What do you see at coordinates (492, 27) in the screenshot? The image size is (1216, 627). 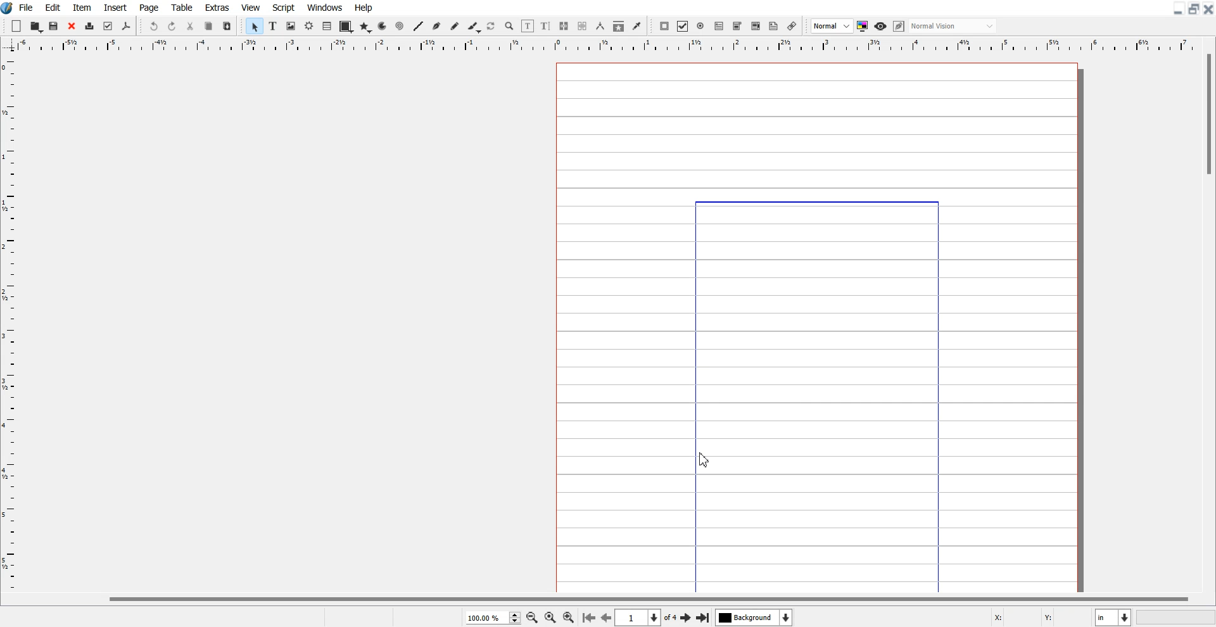 I see `Rotate Item` at bounding box center [492, 27].